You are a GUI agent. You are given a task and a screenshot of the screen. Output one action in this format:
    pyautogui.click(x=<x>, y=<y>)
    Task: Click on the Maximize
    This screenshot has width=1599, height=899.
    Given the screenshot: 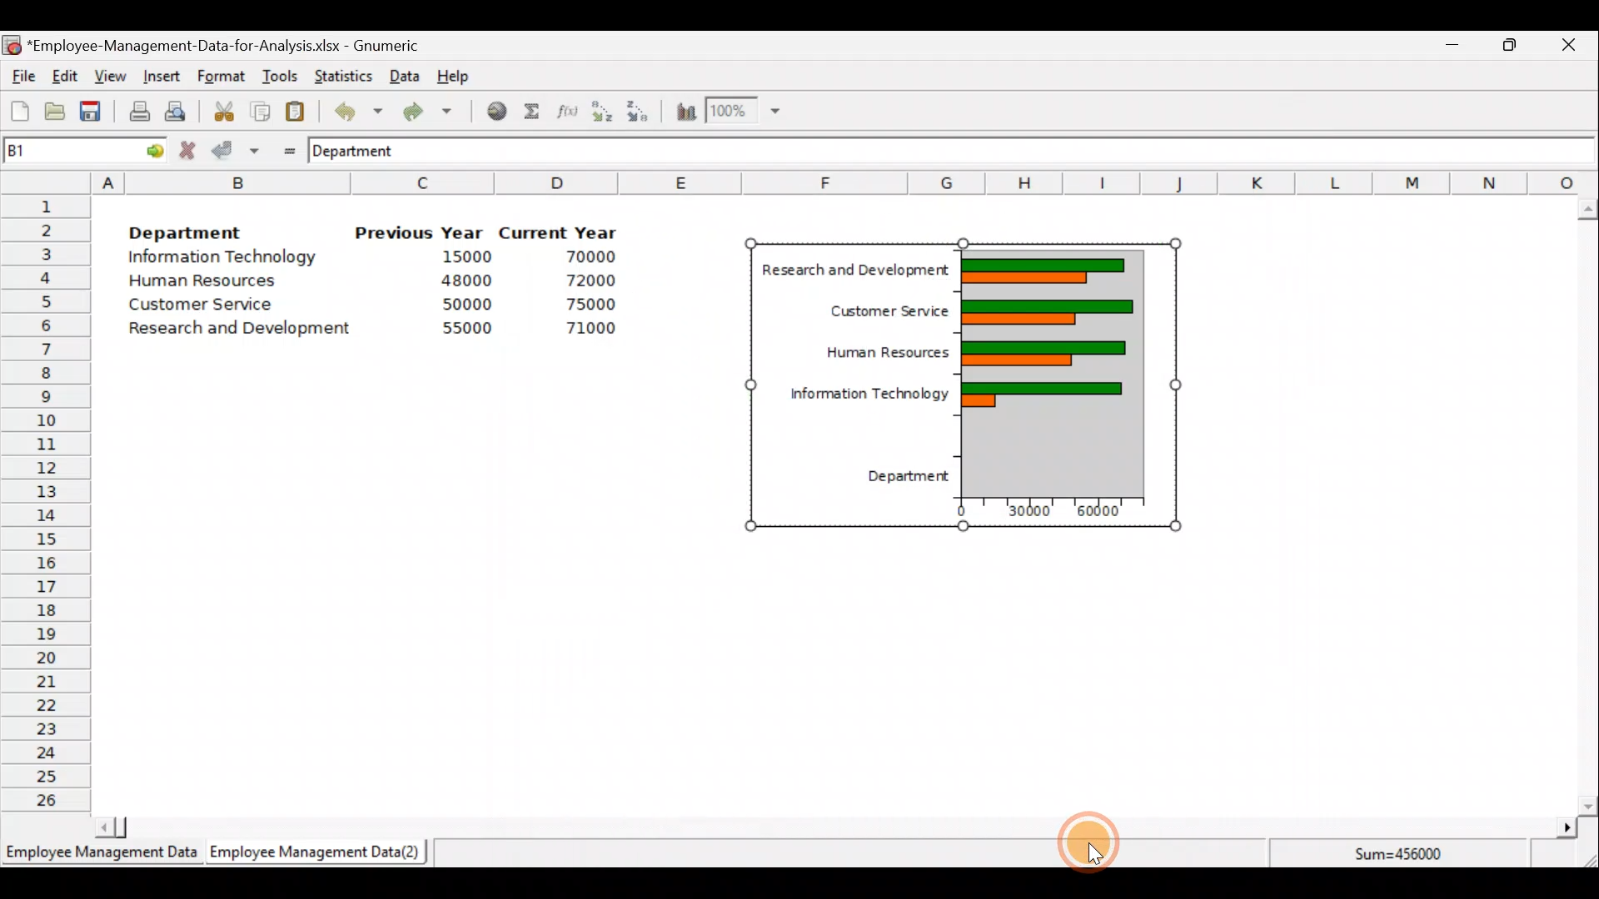 What is the action you would take?
    pyautogui.click(x=1510, y=44)
    